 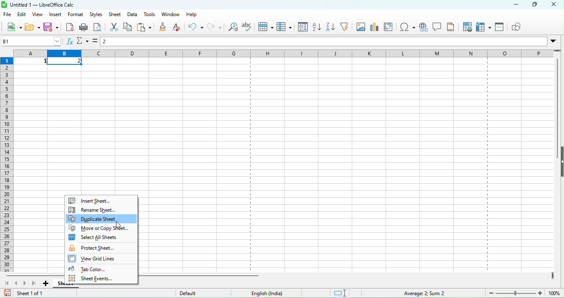 What do you see at coordinates (560, 162) in the screenshot?
I see `height` at bounding box center [560, 162].